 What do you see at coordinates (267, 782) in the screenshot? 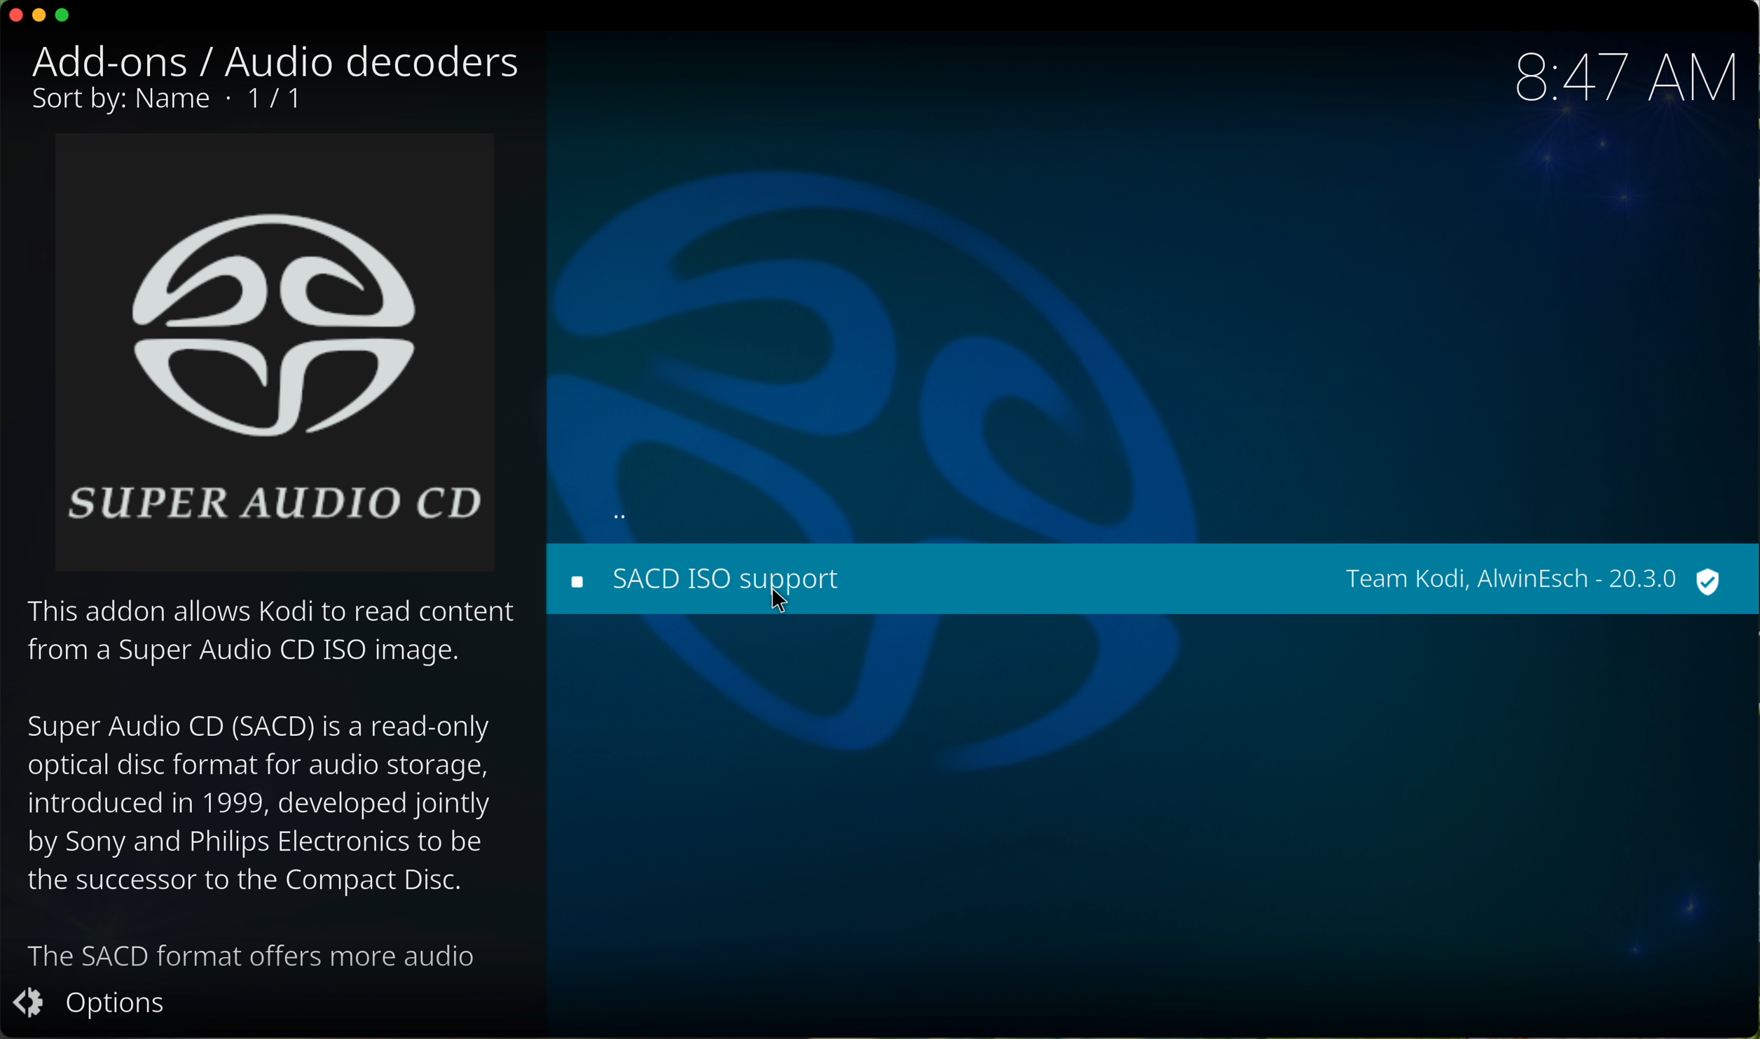
I see `description` at bounding box center [267, 782].